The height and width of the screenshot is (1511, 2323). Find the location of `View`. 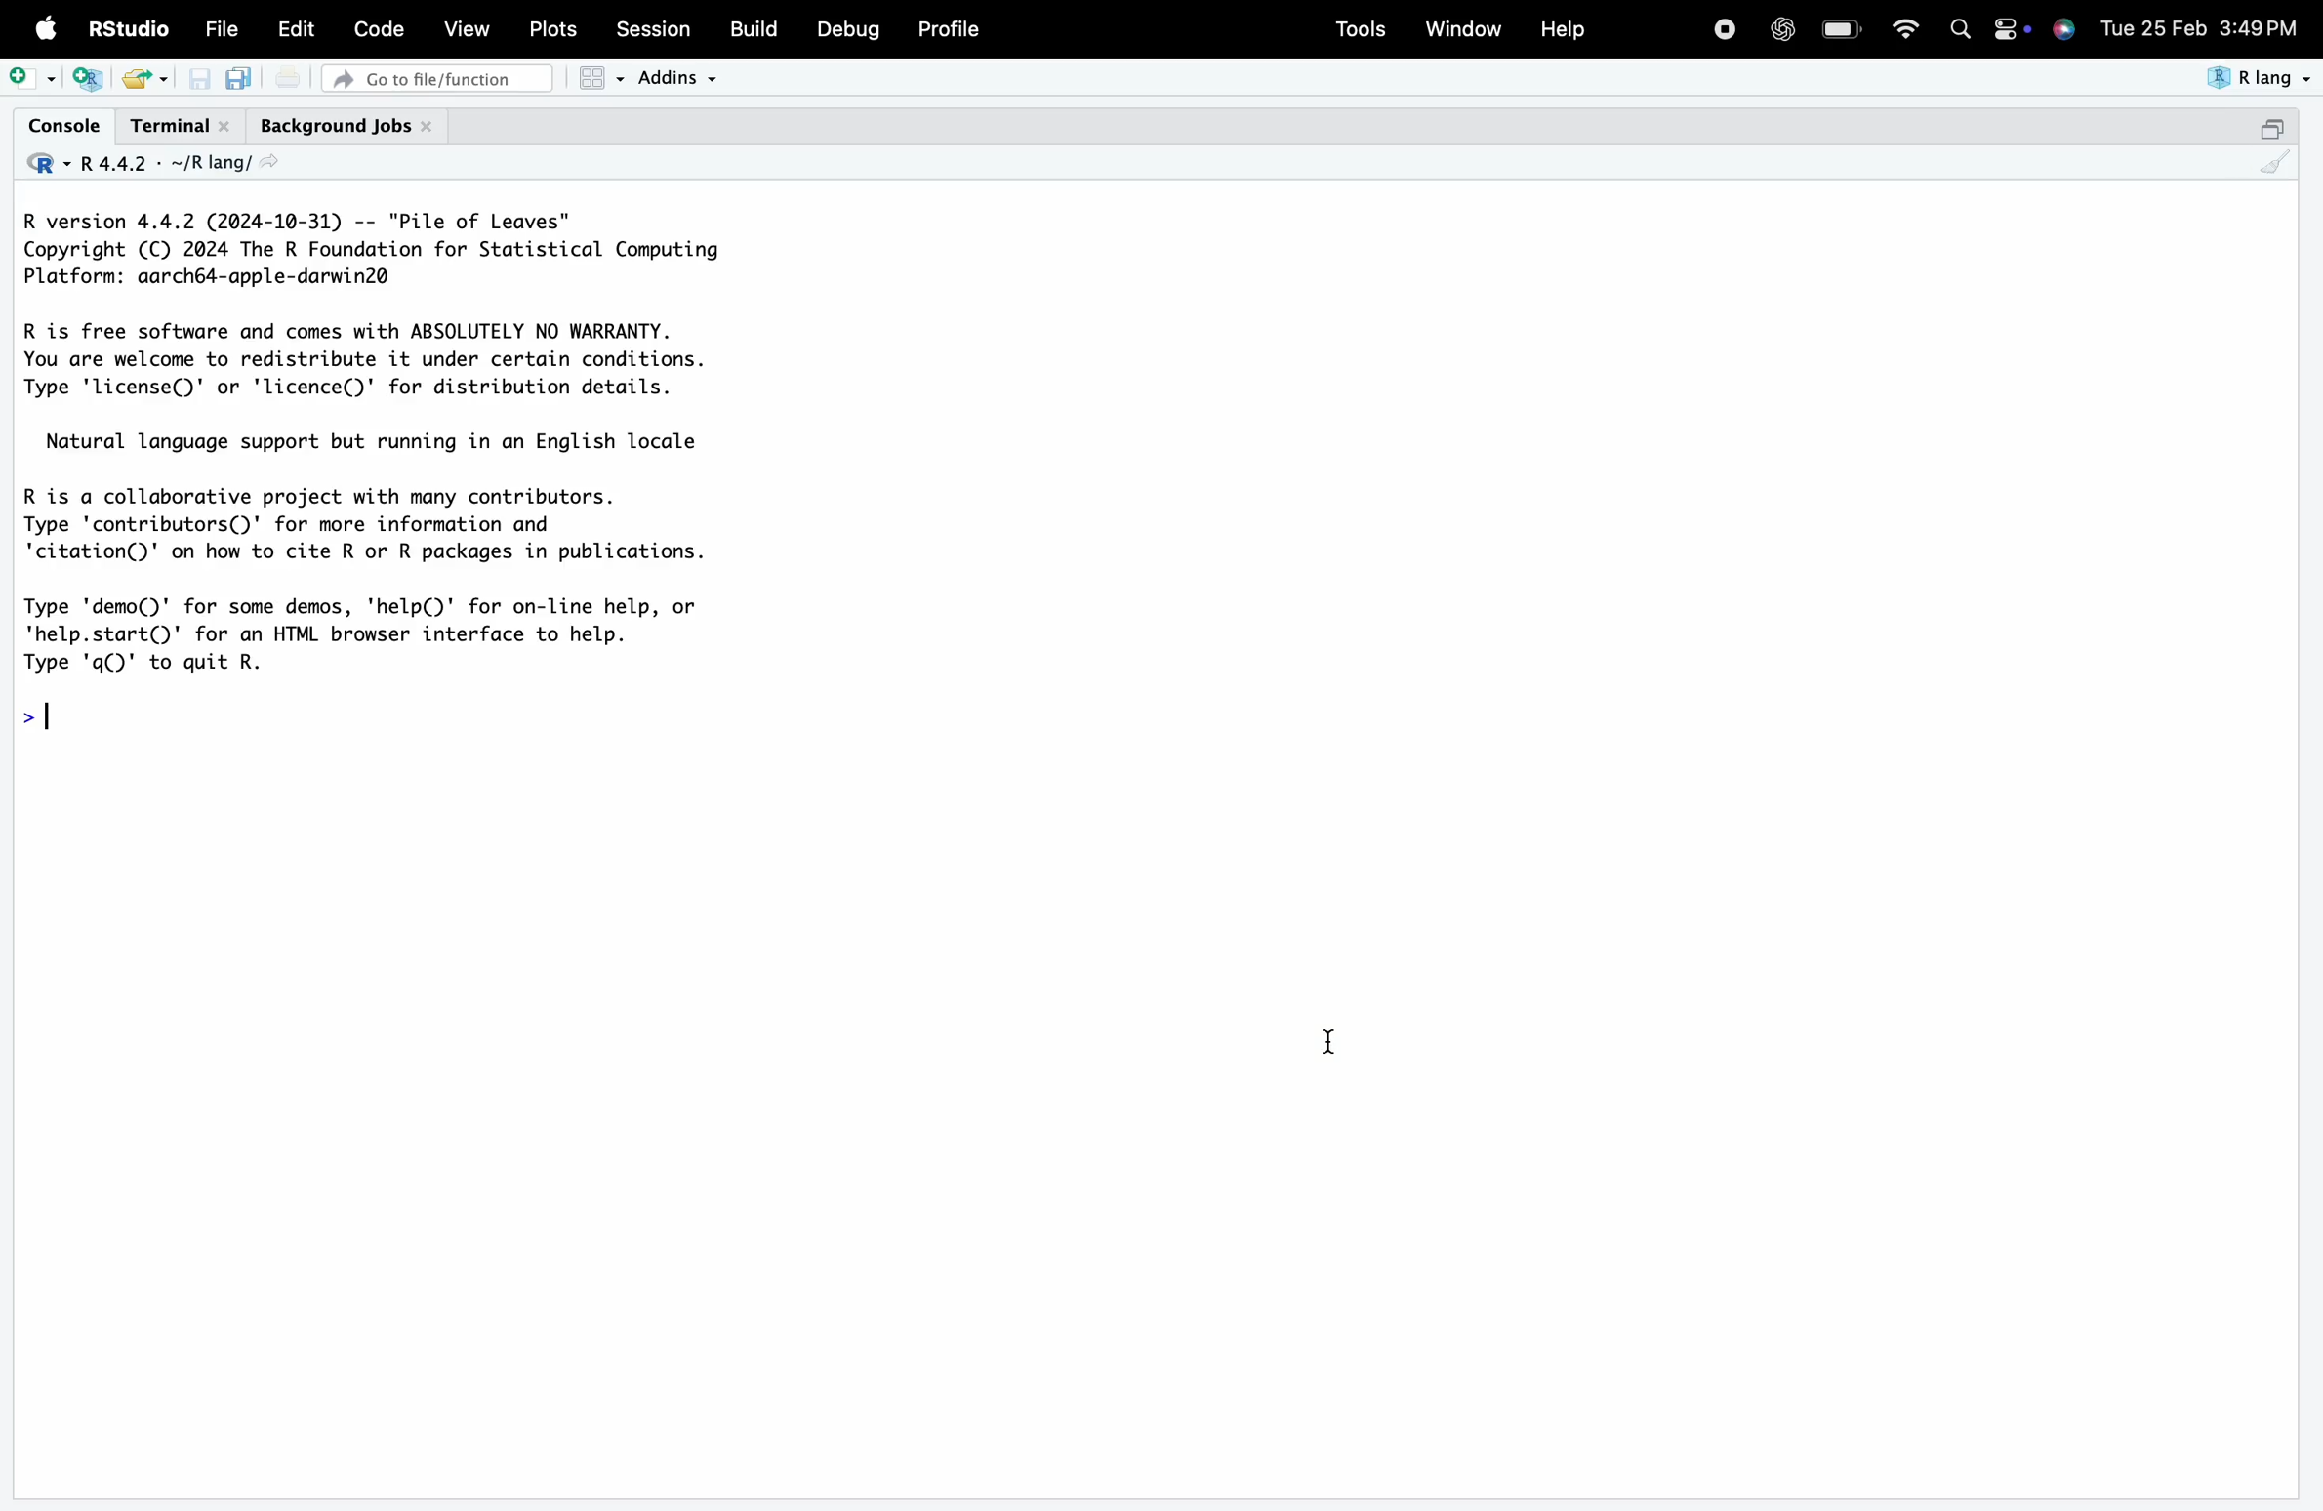

View is located at coordinates (467, 26).